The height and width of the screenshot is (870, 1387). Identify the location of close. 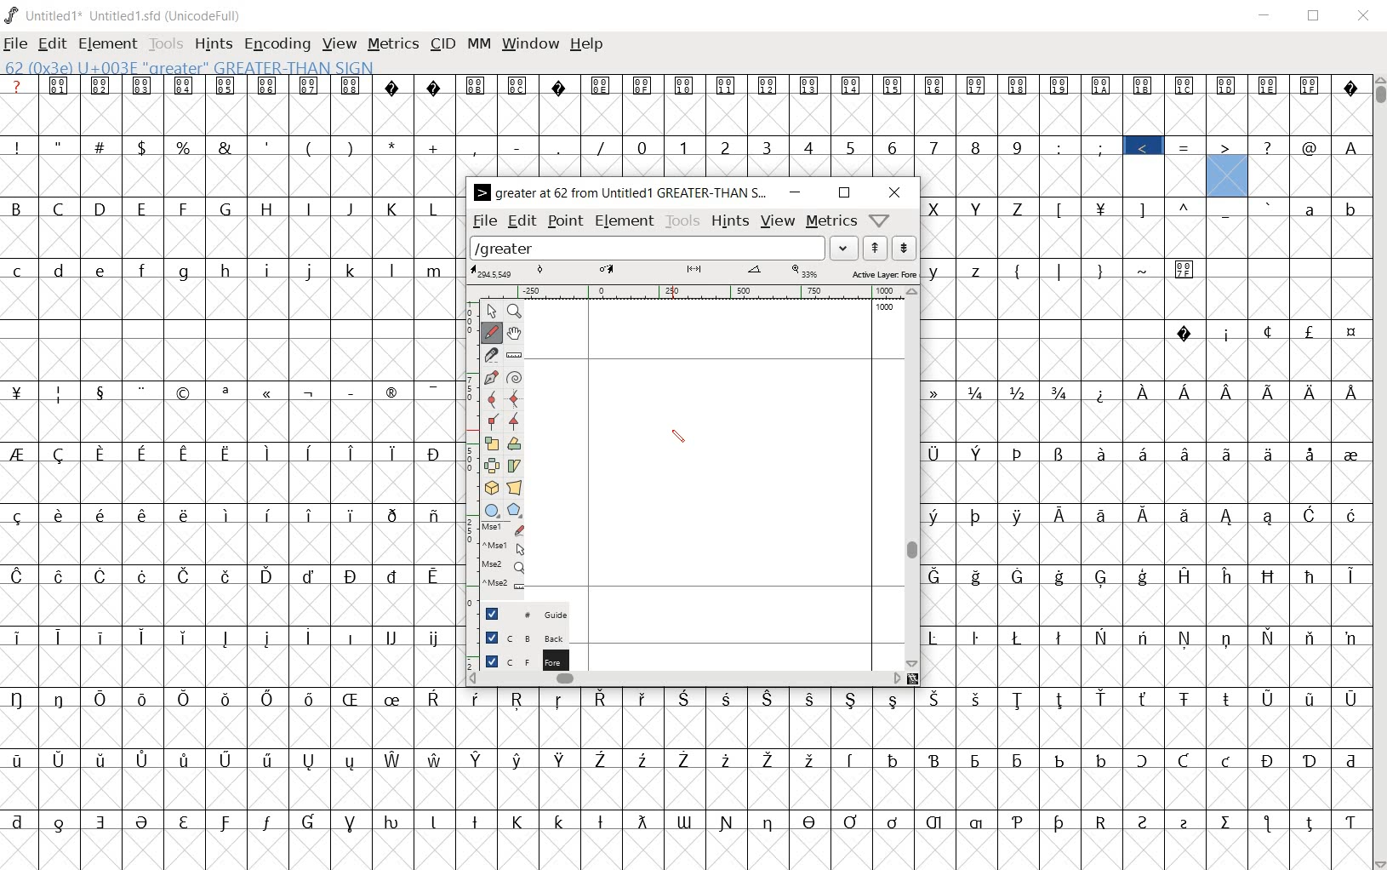
(896, 192).